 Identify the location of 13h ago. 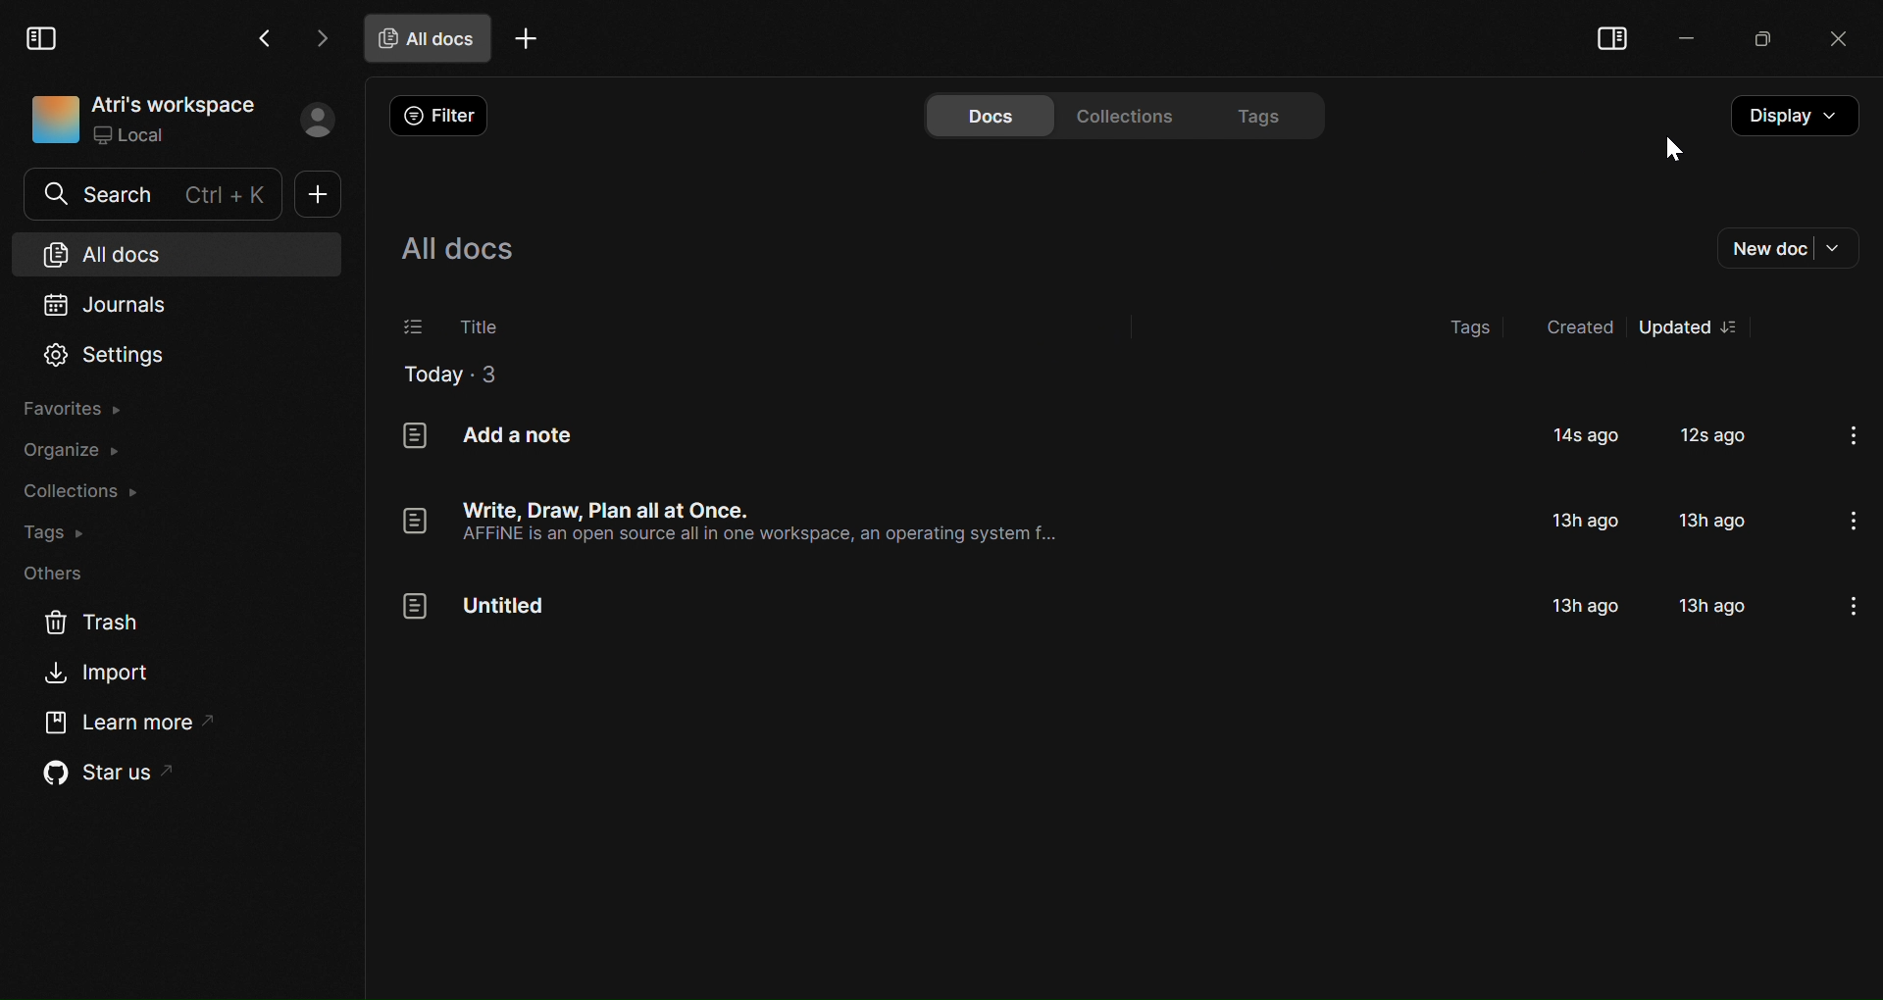
(1590, 603).